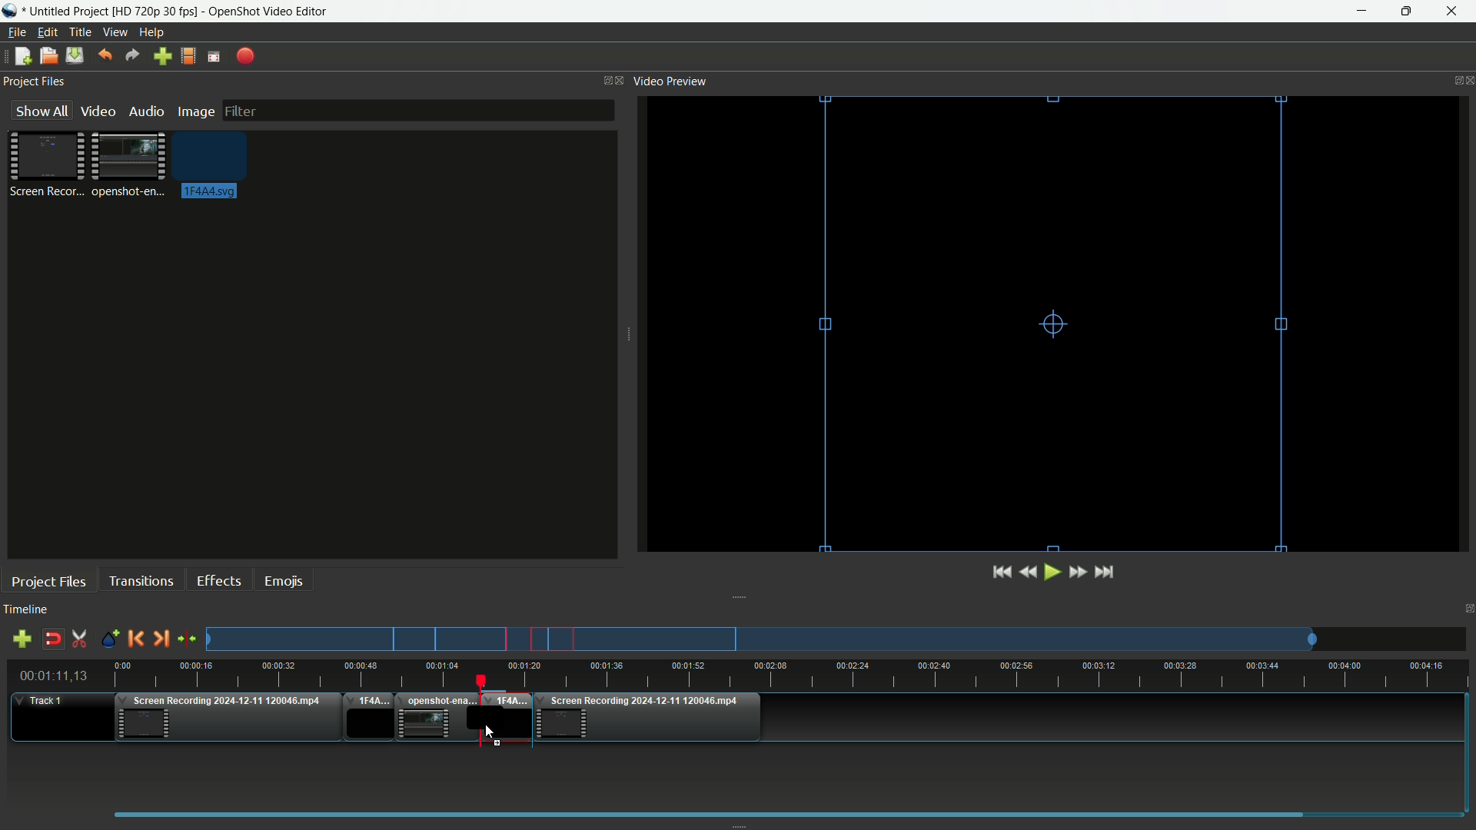 The width and height of the screenshot is (1476, 830). I want to click on maximize, so click(1406, 12).